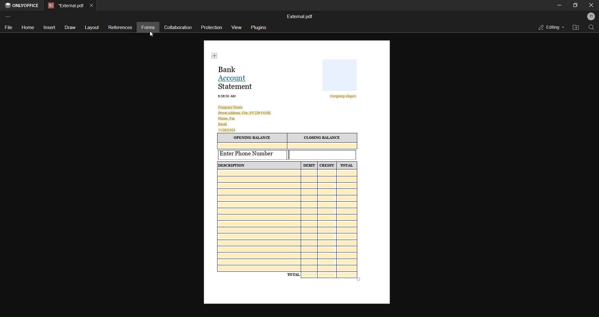 The image size is (599, 317). What do you see at coordinates (576, 27) in the screenshot?
I see `open file location` at bounding box center [576, 27].